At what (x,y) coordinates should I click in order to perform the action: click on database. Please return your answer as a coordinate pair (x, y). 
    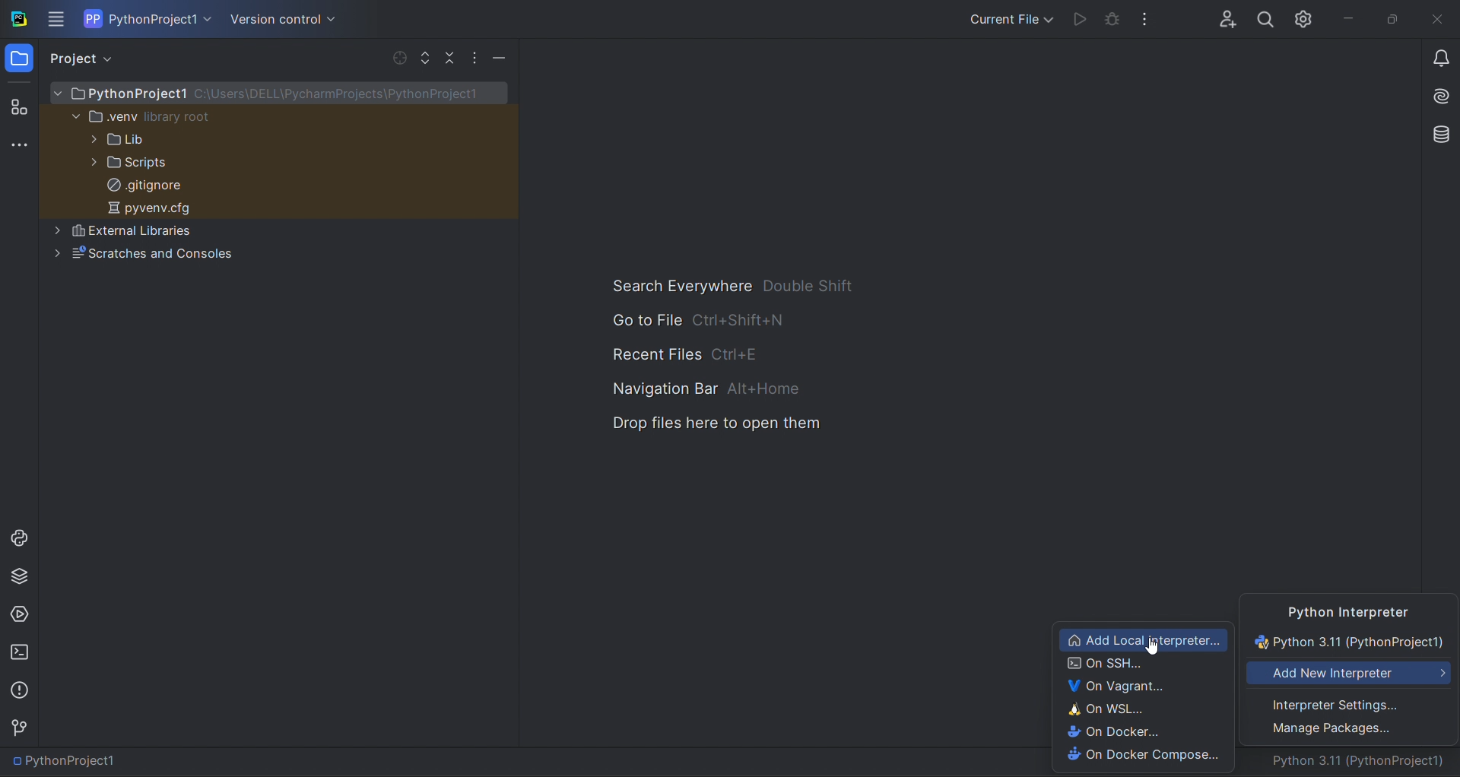
    Looking at the image, I should click on (1436, 133).